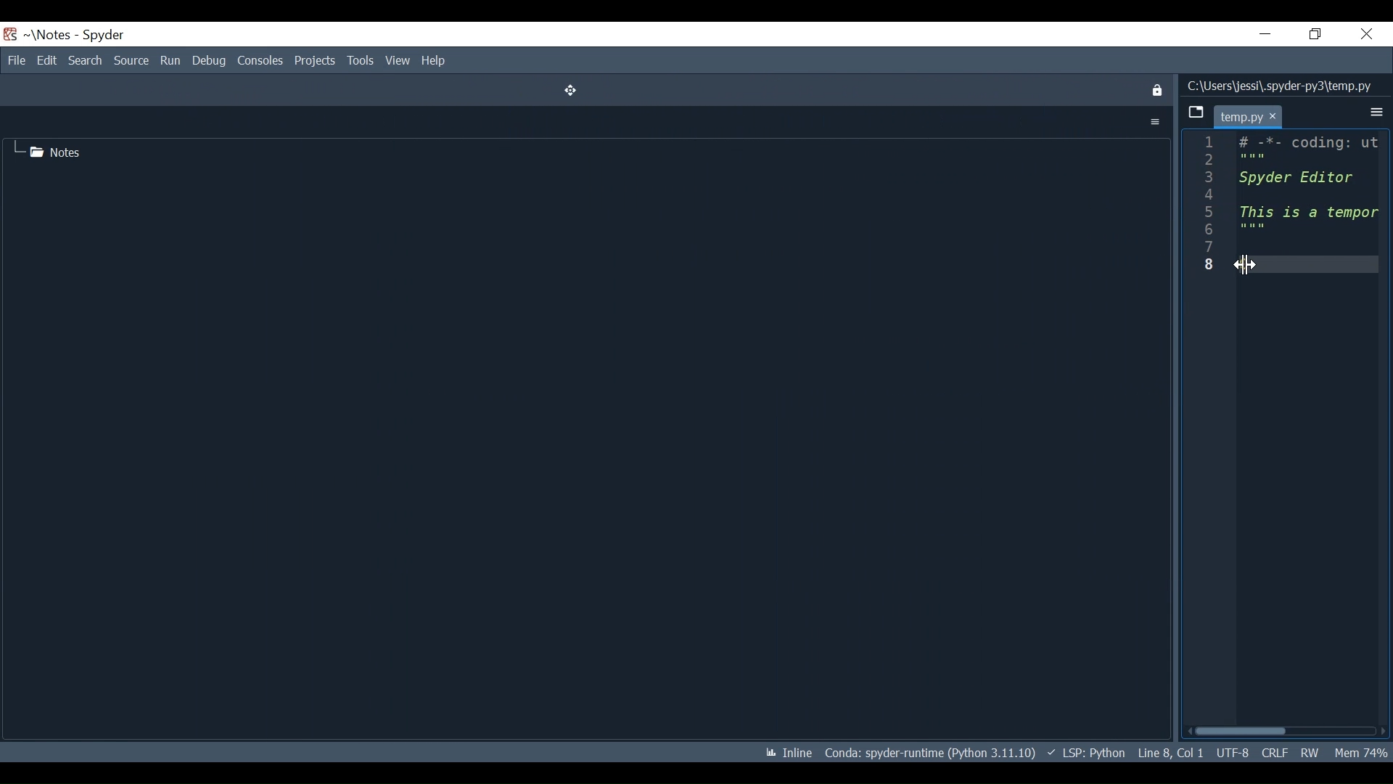 The height and width of the screenshot is (784, 1393). Describe the element at coordinates (1231, 752) in the screenshot. I see `UTF-8` at that location.